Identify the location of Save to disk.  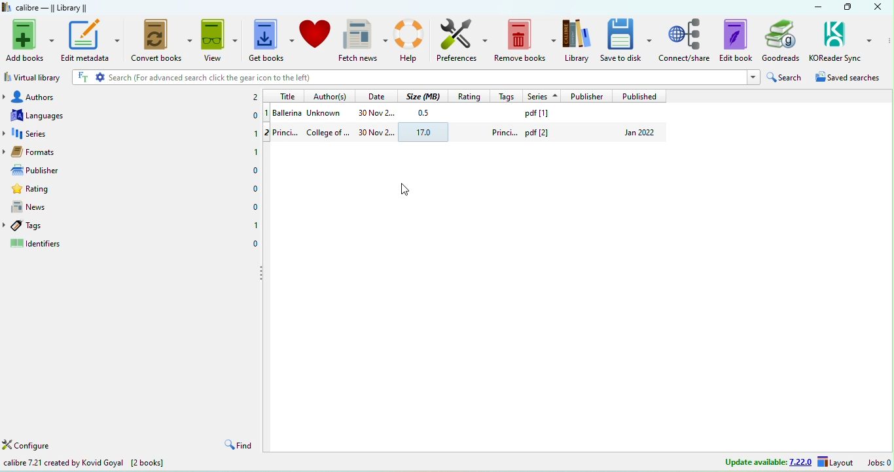
(627, 40).